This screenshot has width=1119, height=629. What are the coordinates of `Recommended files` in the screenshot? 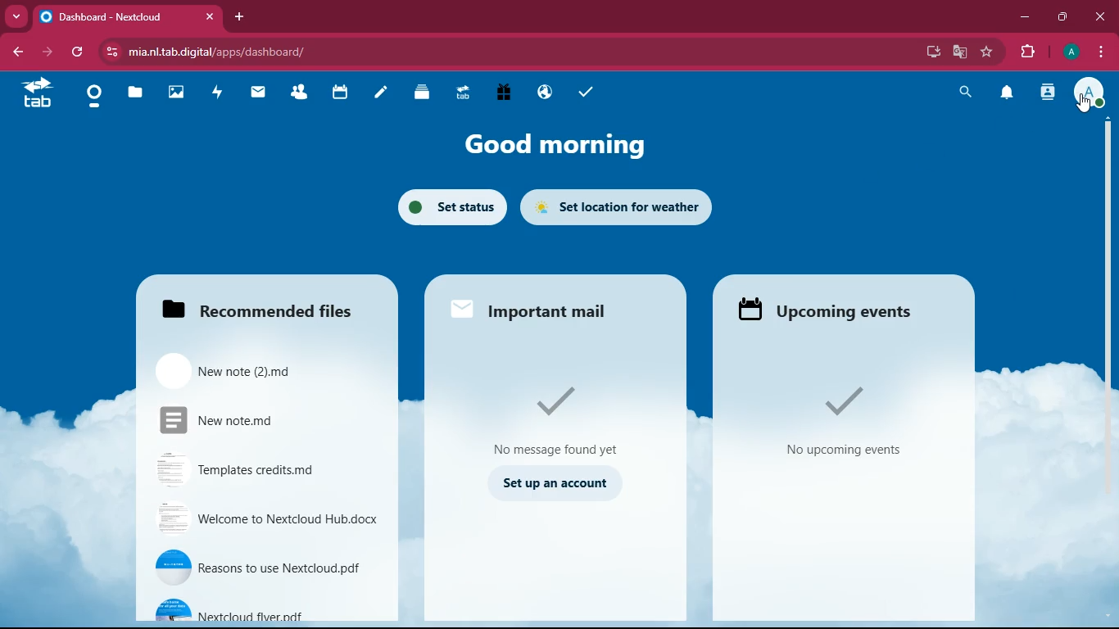 It's located at (260, 310).